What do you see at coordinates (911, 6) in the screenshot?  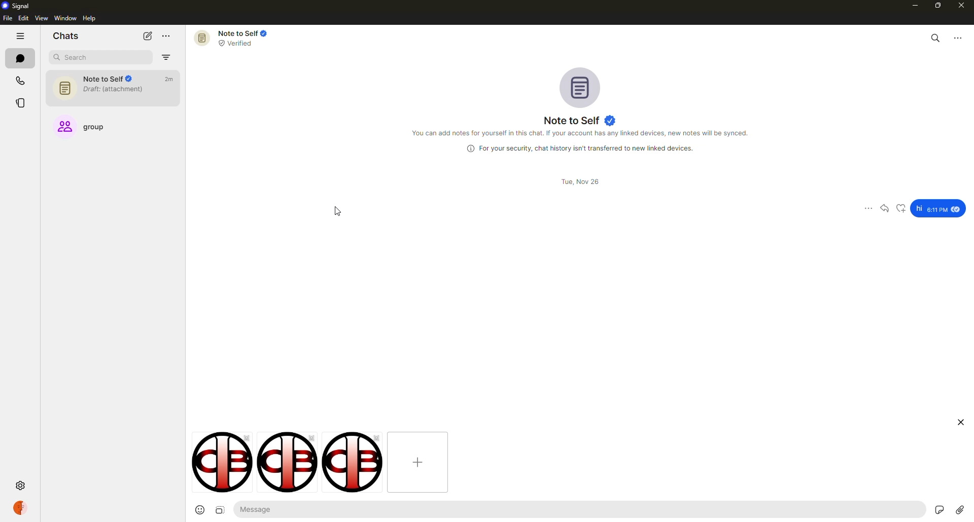 I see `minimize` at bounding box center [911, 6].